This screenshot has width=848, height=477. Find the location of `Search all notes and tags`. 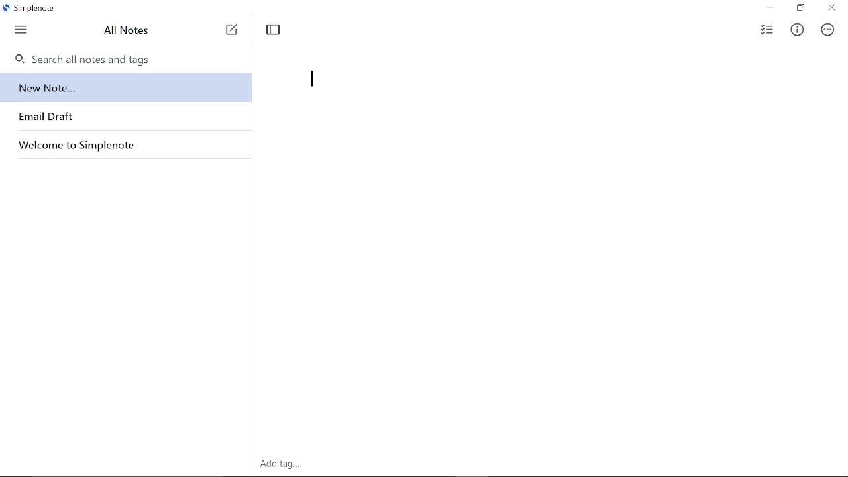

Search all notes and tags is located at coordinates (83, 60).